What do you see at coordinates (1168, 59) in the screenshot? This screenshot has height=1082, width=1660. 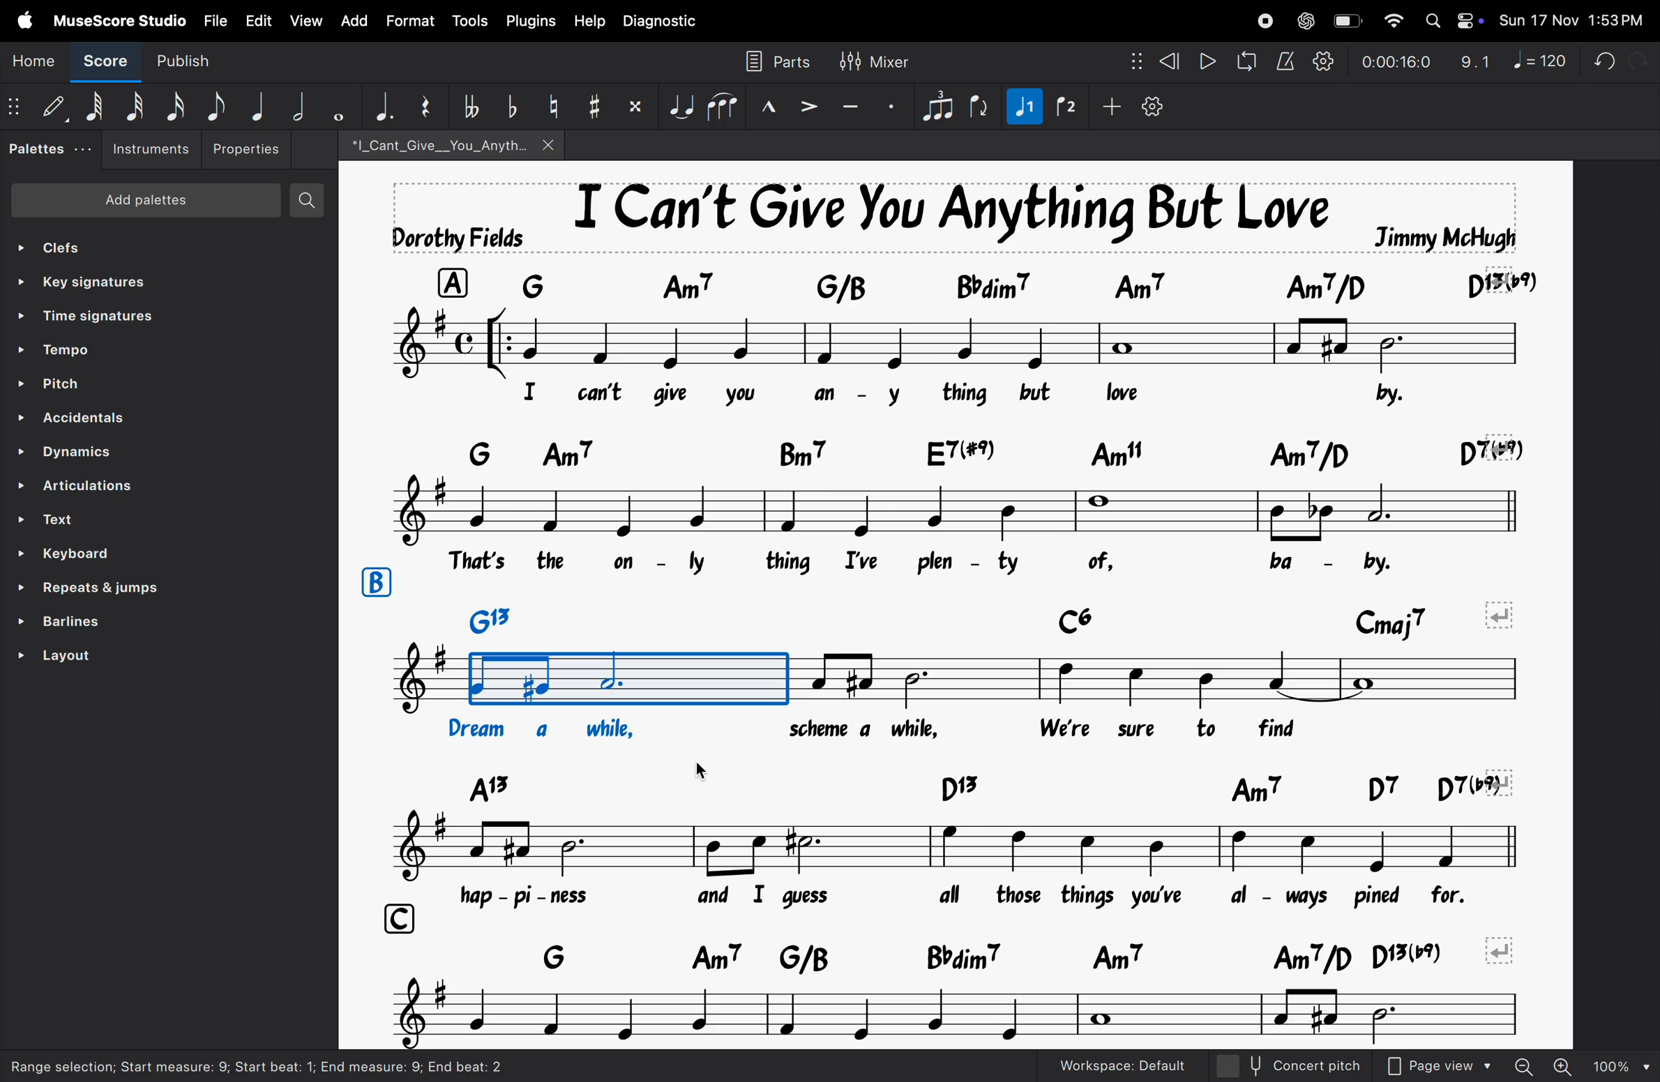 I see `rewind` at bounding box center [1168, 59].